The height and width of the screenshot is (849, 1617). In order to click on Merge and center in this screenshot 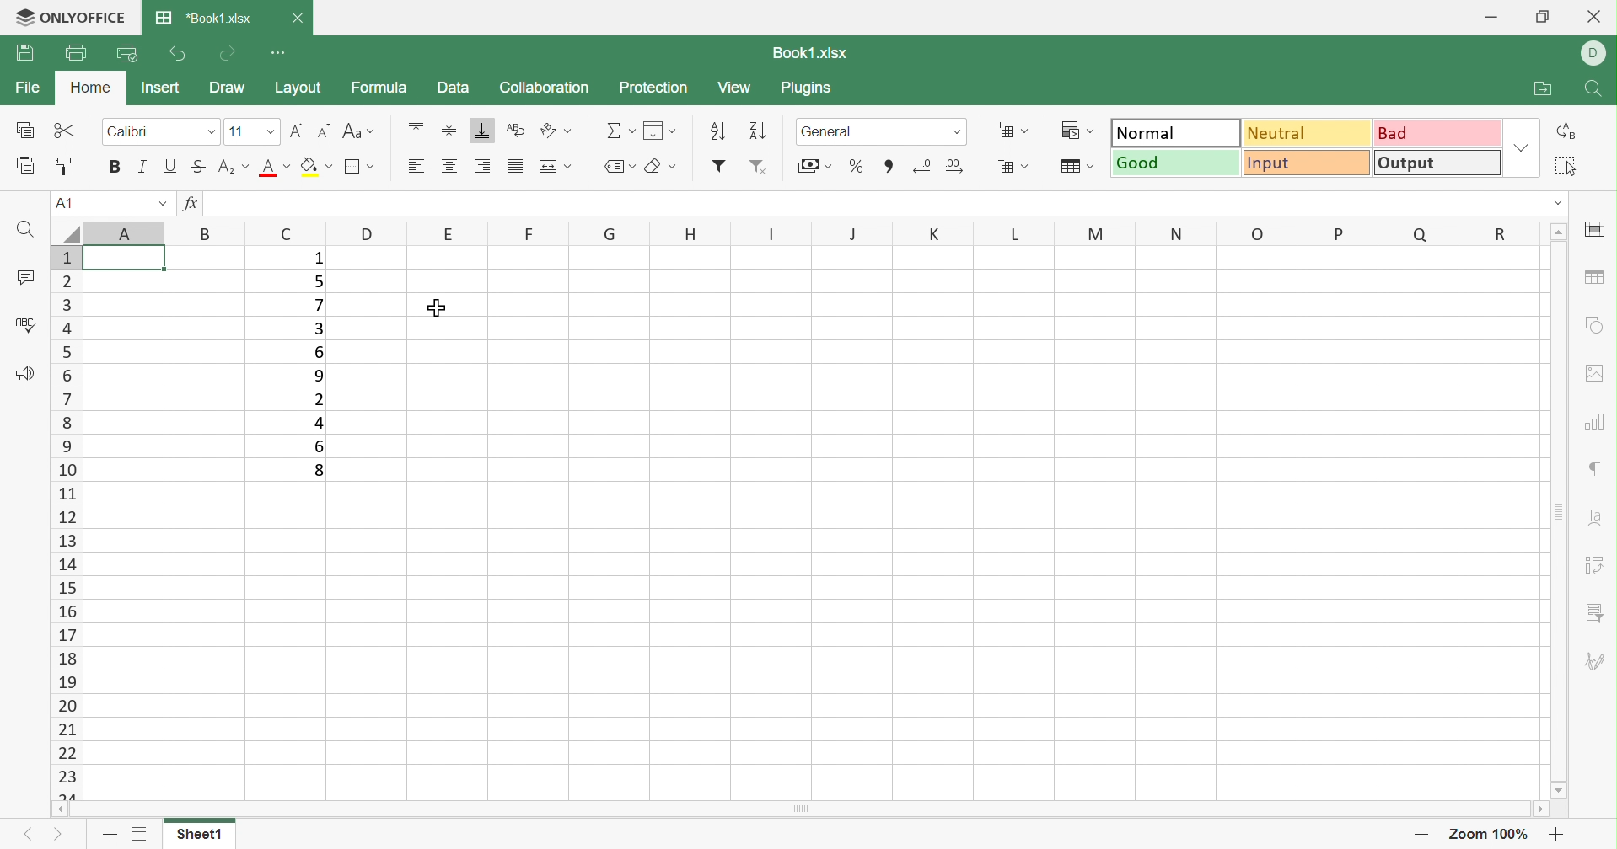, I will do `click(553, 167)`.